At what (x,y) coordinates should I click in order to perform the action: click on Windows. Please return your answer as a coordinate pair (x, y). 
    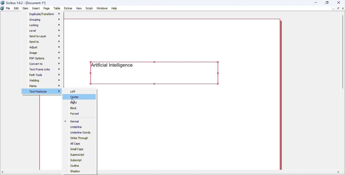
    Looking at the image, I should click on (103, 8).